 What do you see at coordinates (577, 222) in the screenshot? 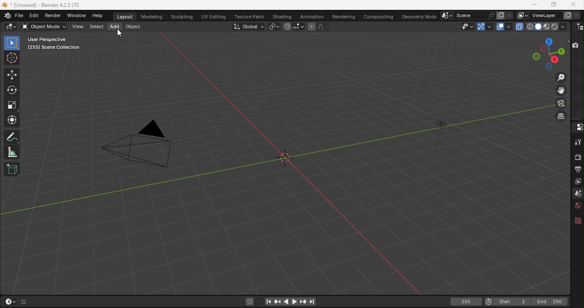
I see `Texture` at bounding box center [577, 222].